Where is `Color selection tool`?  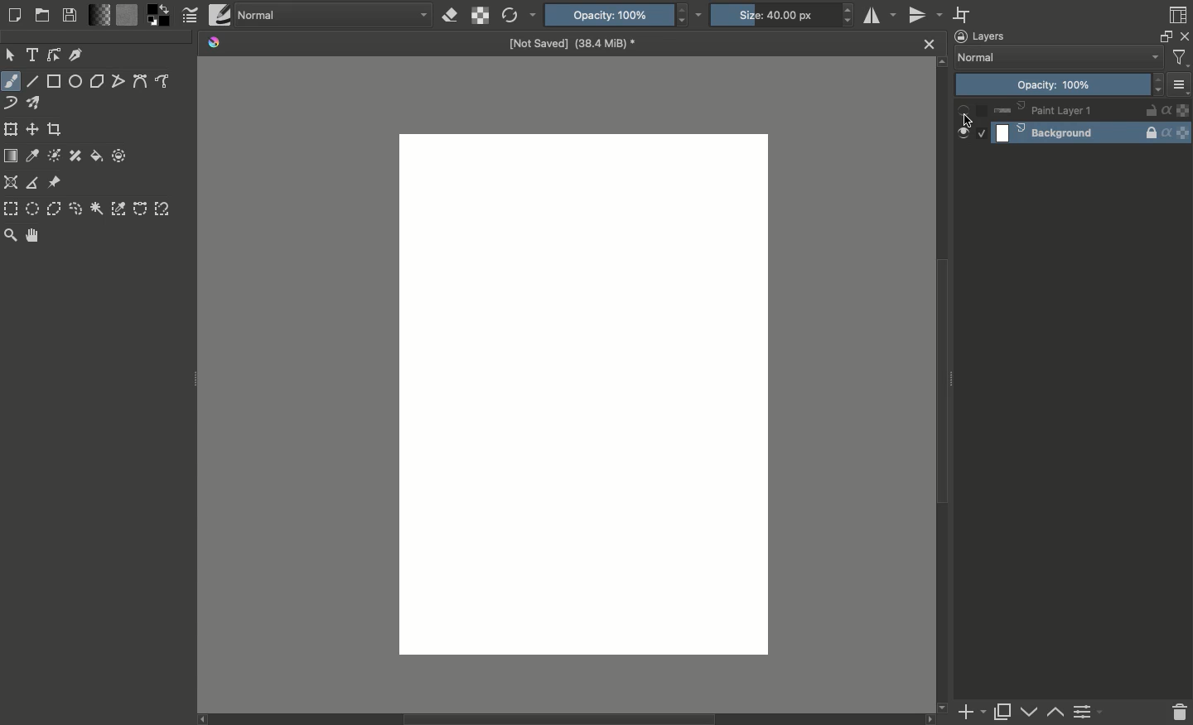
Color selection tool is located at coordinates (119, 209).